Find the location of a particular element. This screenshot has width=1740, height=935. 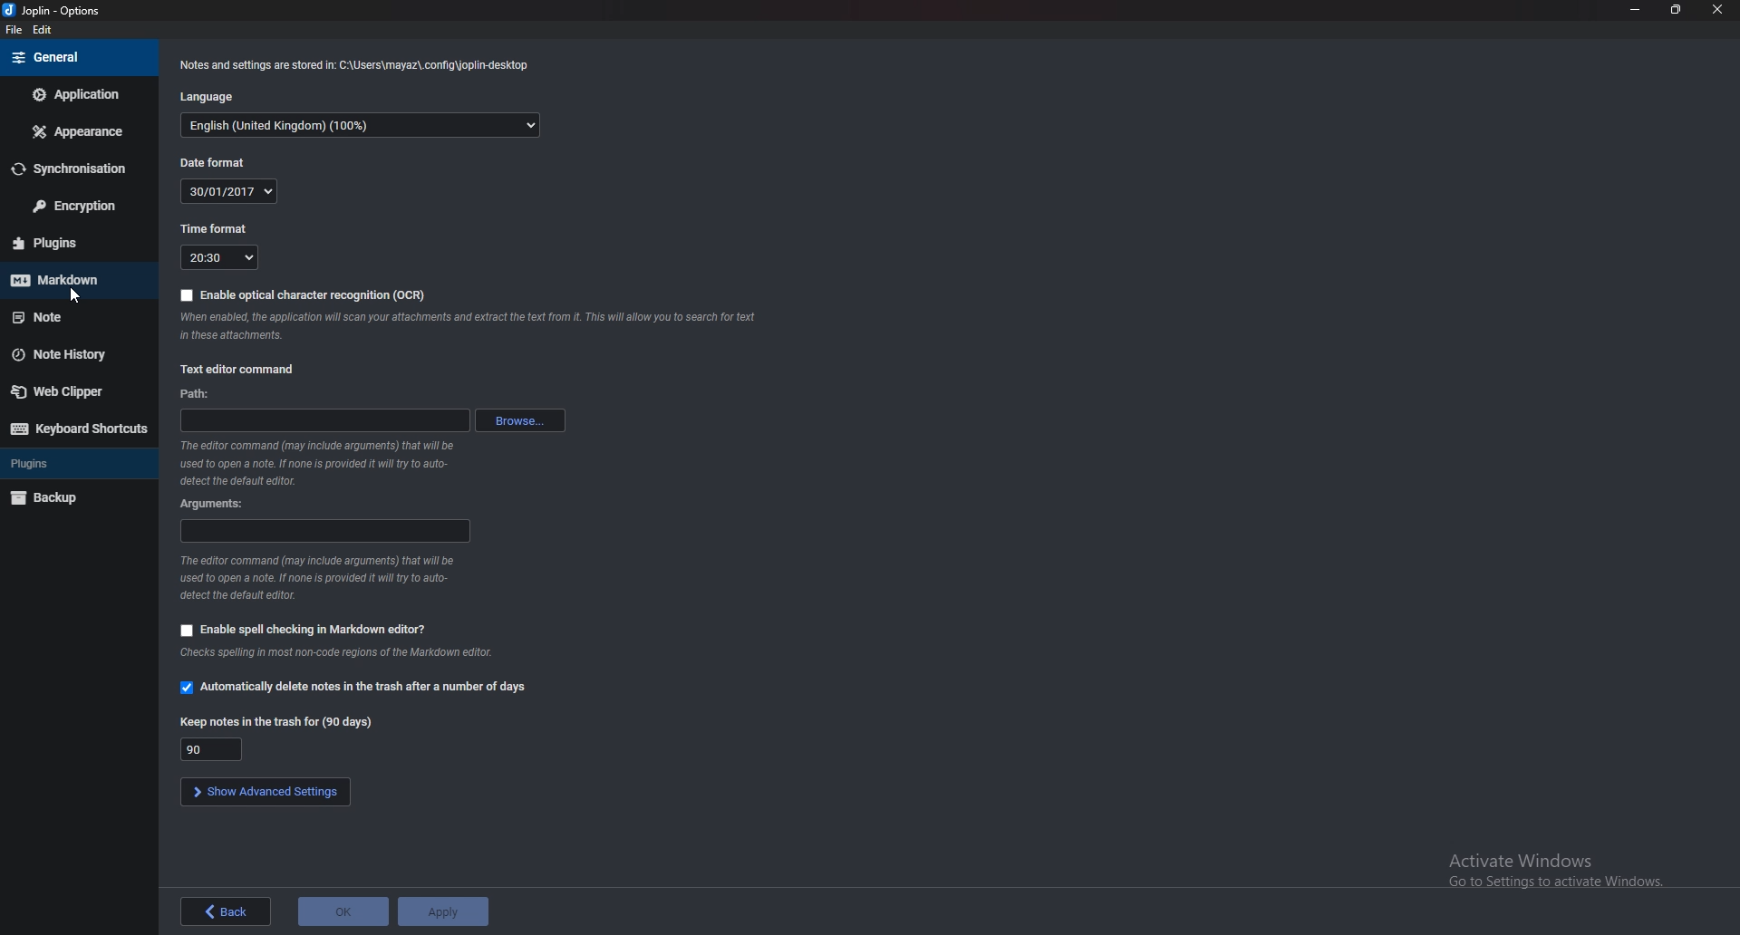

Language is located at coordinates (206, 96).